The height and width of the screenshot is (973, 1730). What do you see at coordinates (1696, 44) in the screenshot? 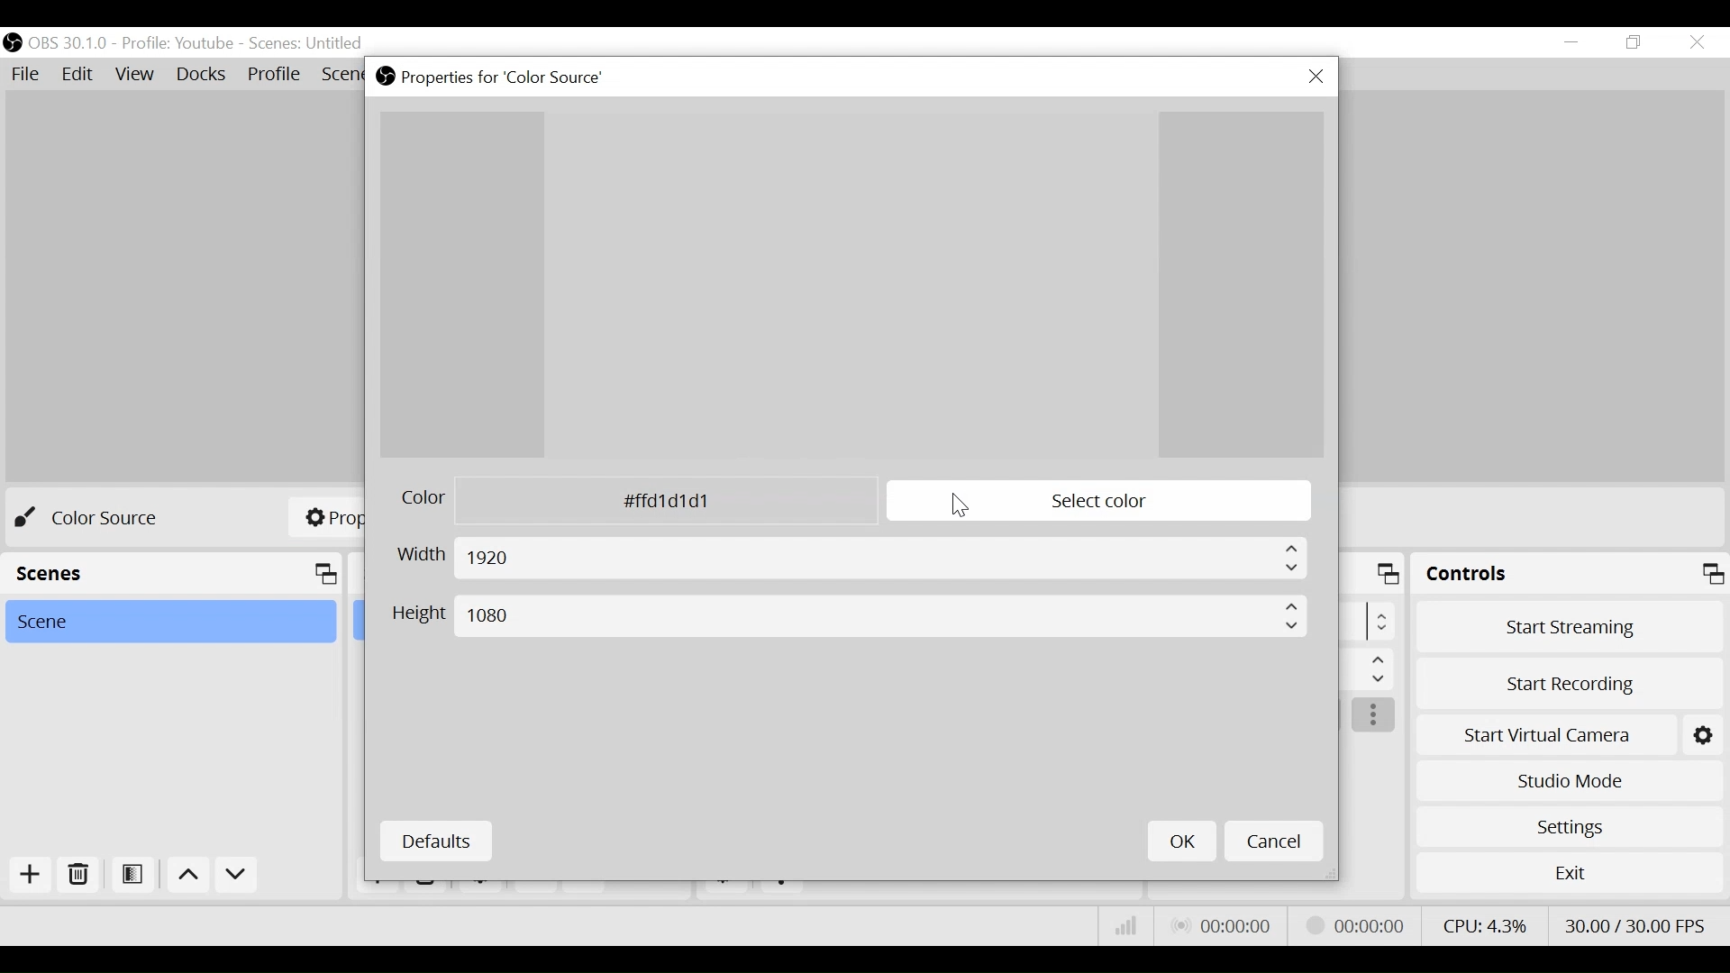
I see `Close` at bounding box center [1696, 44].